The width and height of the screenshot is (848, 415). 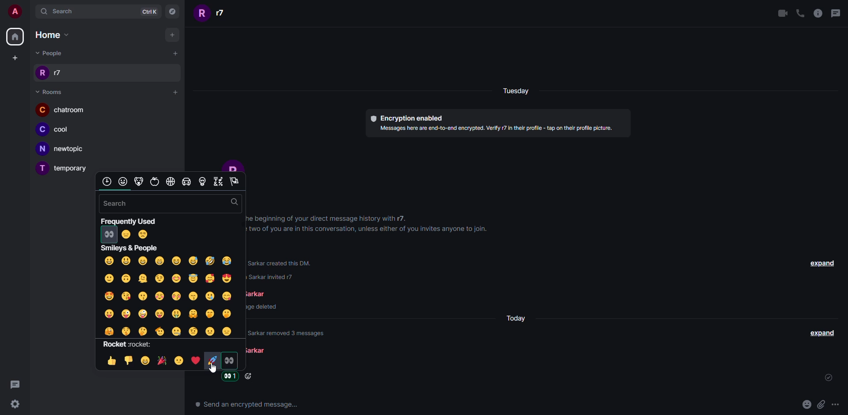 I want to click on emoji, so click(x=197, y=359).